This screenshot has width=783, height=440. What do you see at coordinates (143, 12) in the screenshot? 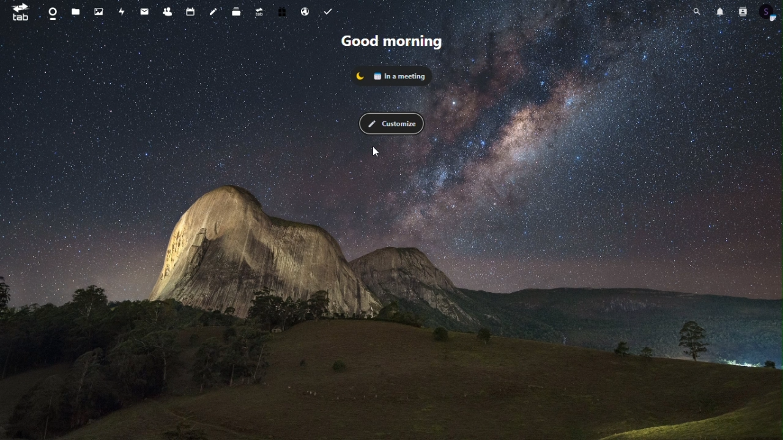
I see `mail` at bounding box center [143, 12].